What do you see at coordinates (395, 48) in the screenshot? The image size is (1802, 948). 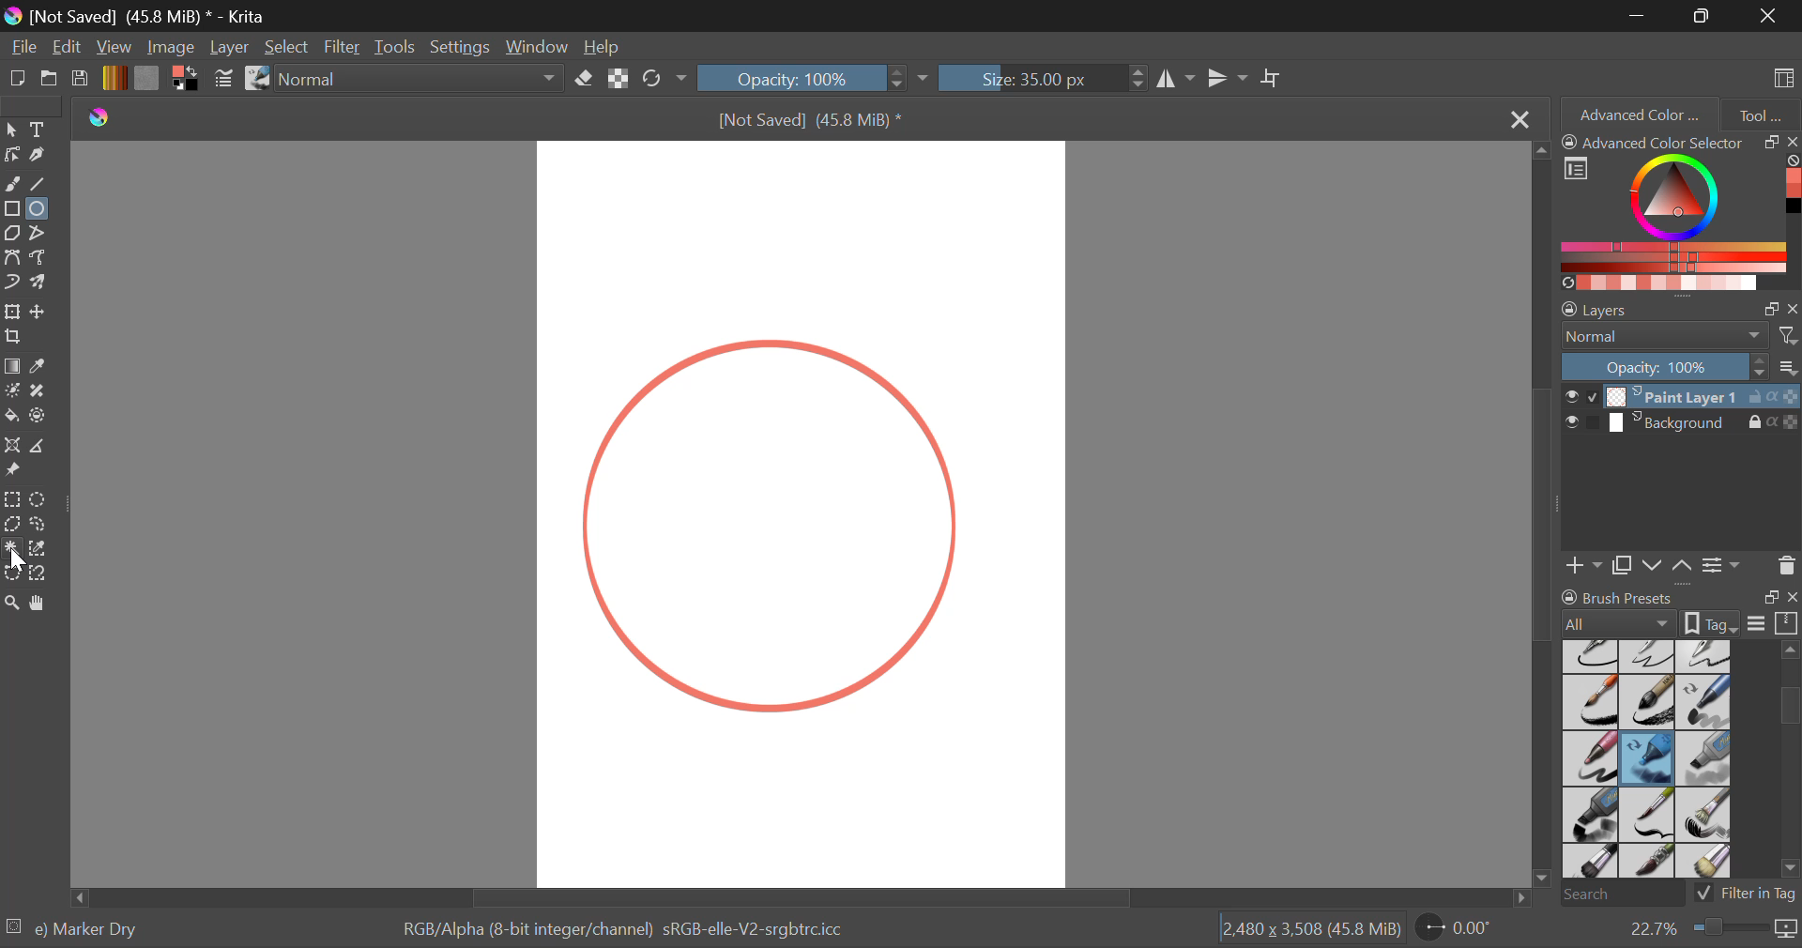 I see `Tools` at bounding box center [395, 48].